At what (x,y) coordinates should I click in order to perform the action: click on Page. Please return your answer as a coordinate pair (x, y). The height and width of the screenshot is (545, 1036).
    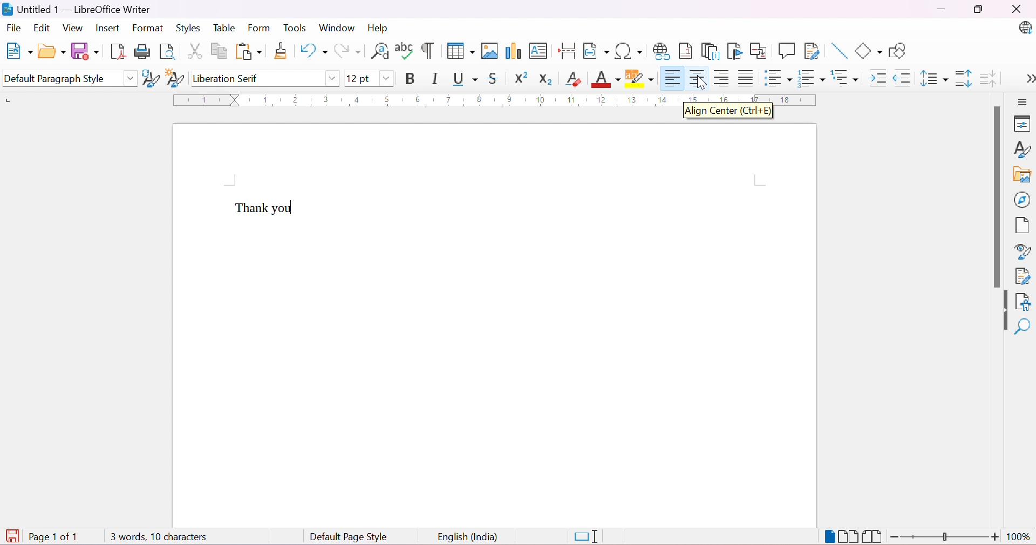
    Looking at the image, I should click on (1019, 225).